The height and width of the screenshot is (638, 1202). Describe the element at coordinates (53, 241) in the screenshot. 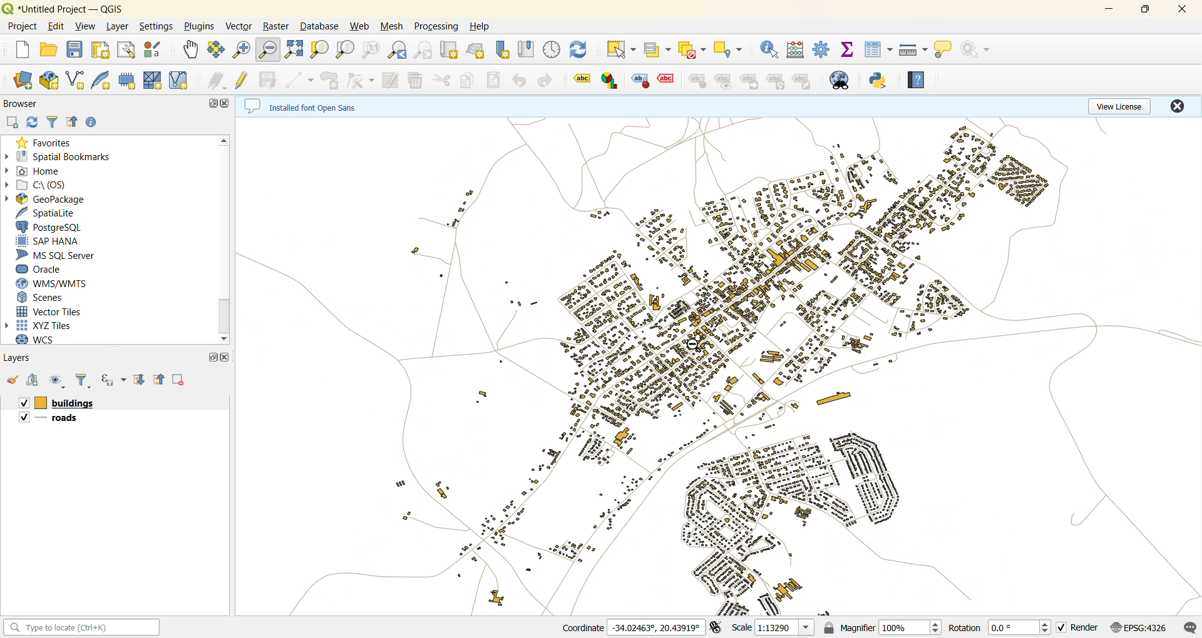

I see `sap hana` at that location.